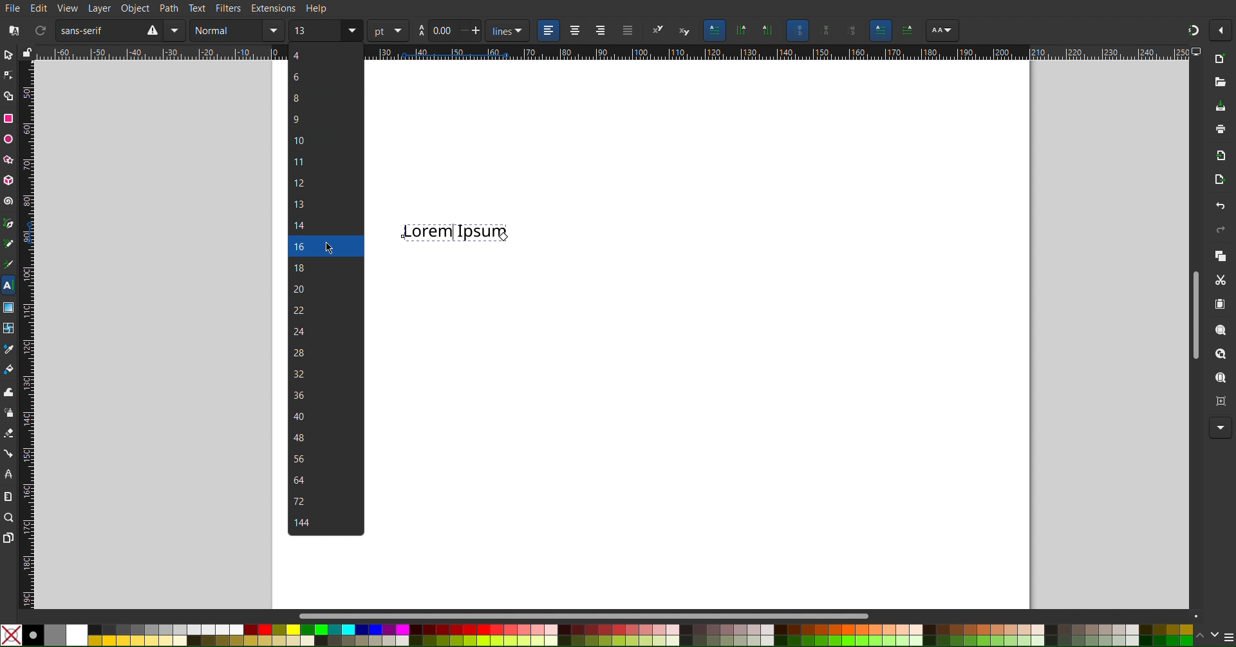  Describe the element at coordinates (95, 30) in the screenshot. I see `sans` at that location.